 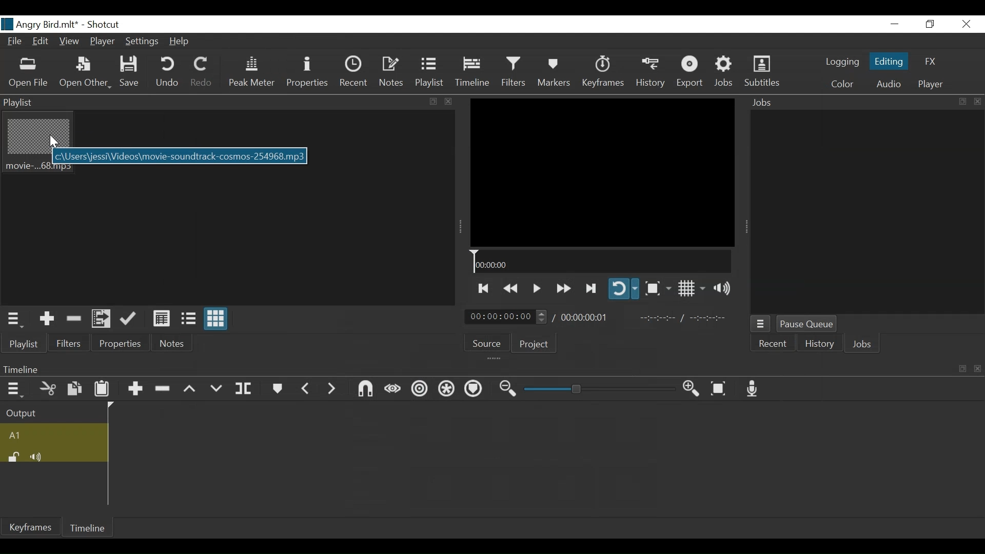 I want to click on In point, so click(x=683, y=319).